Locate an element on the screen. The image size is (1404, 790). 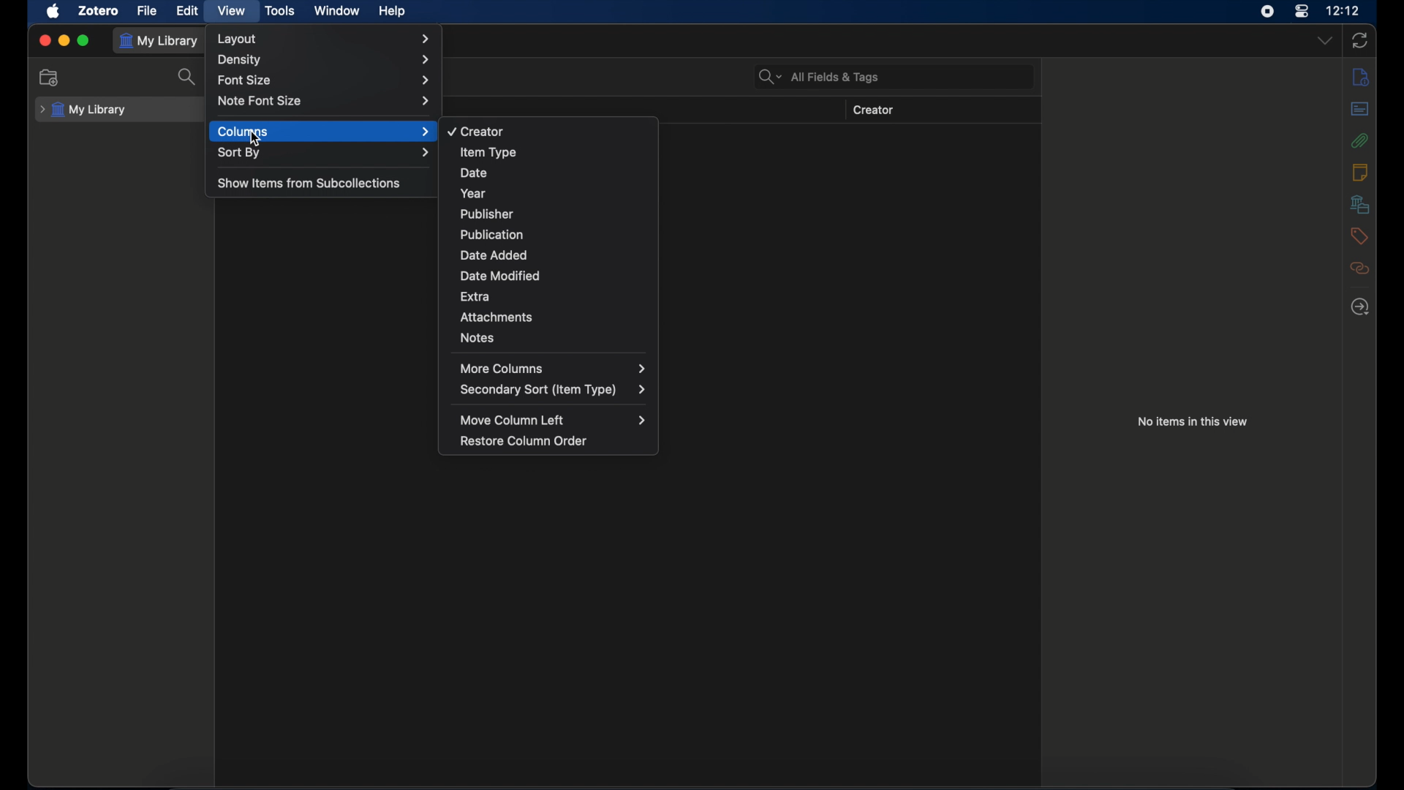
tools is located at coordinates (280, 12).